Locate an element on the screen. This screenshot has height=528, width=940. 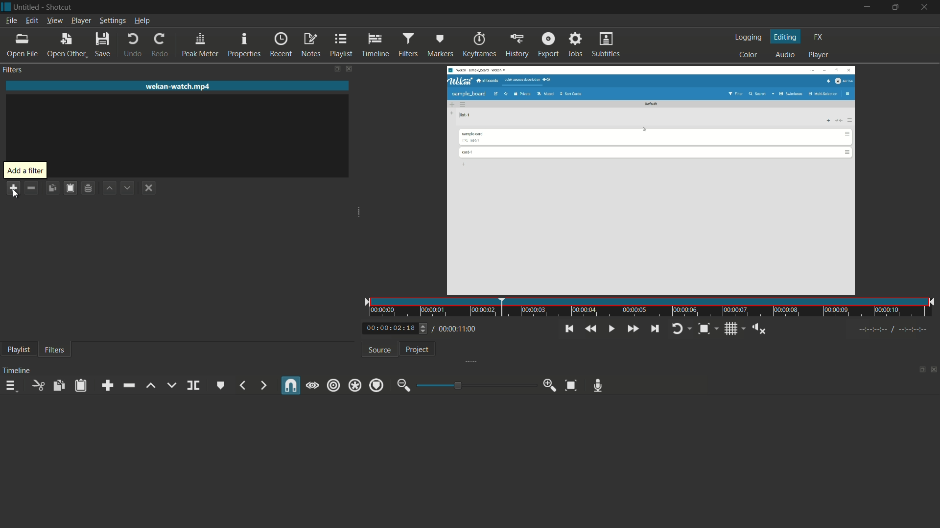
add a filter pop up is located at coordinates (25, 171).